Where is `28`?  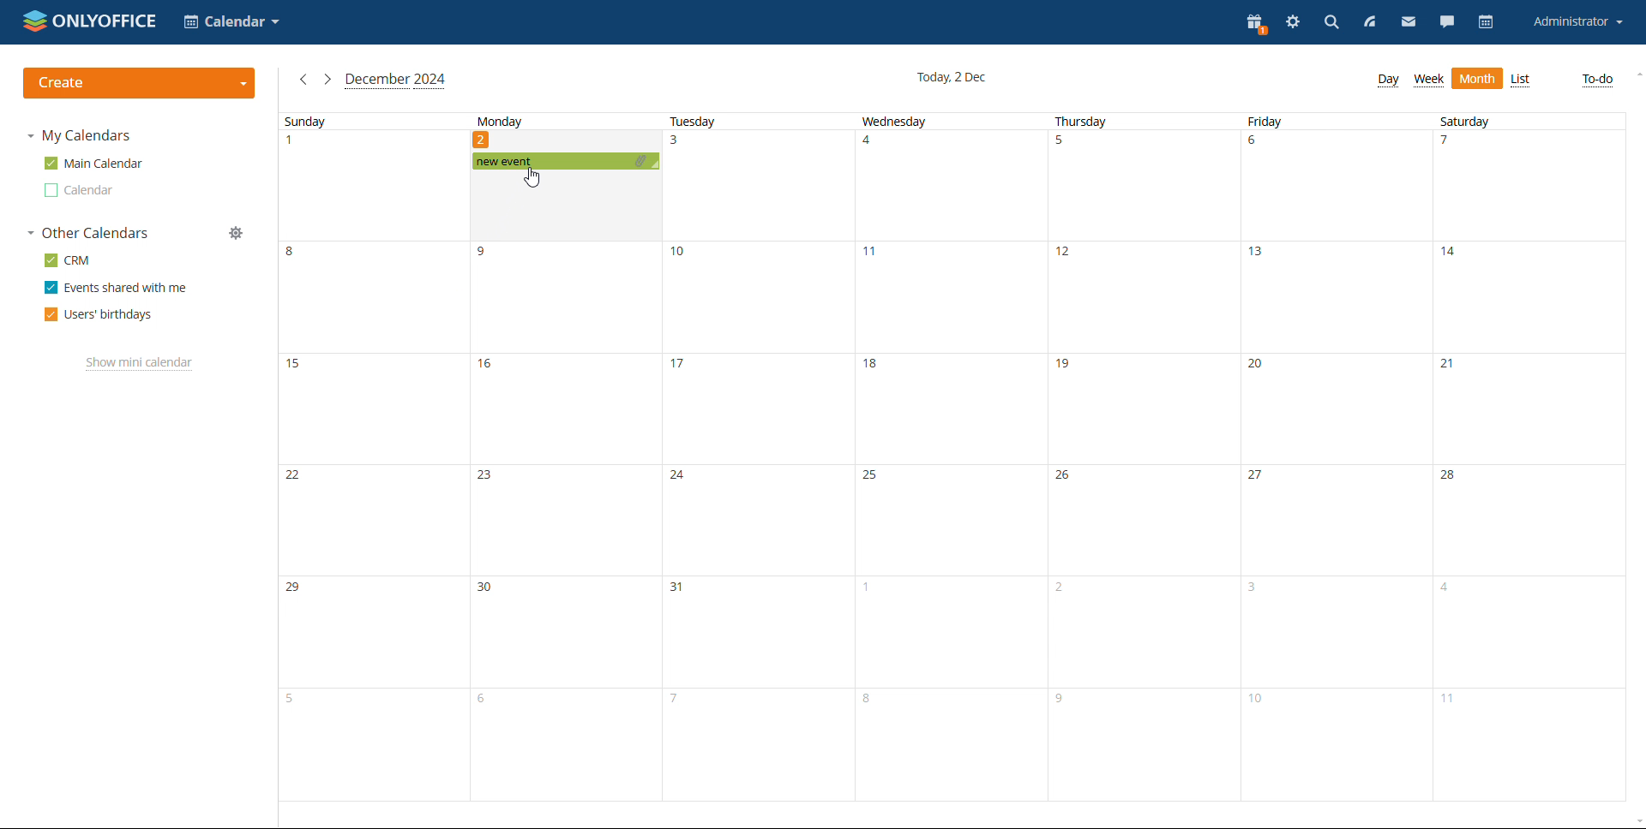 28 is located at coordinates (1452, 477).